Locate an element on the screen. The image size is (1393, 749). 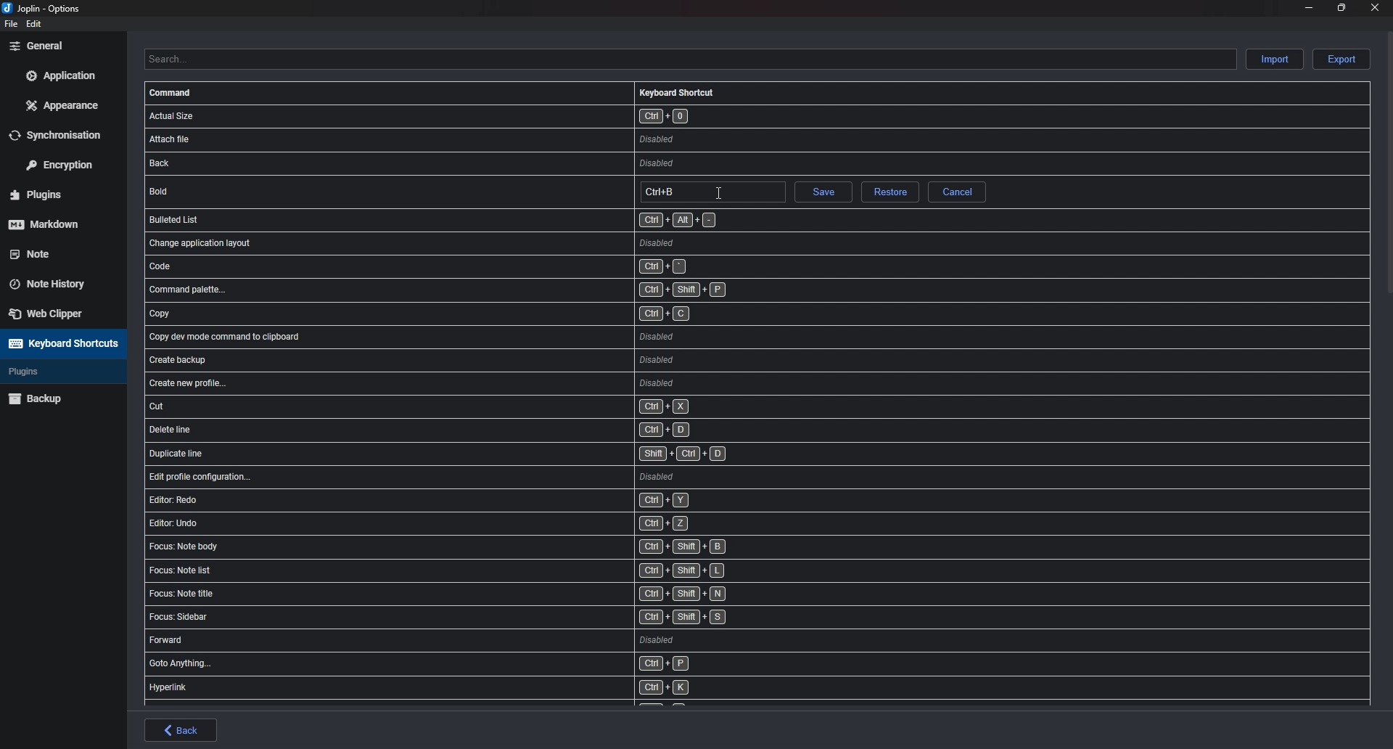
Restore is located at coordinates (889, 193).